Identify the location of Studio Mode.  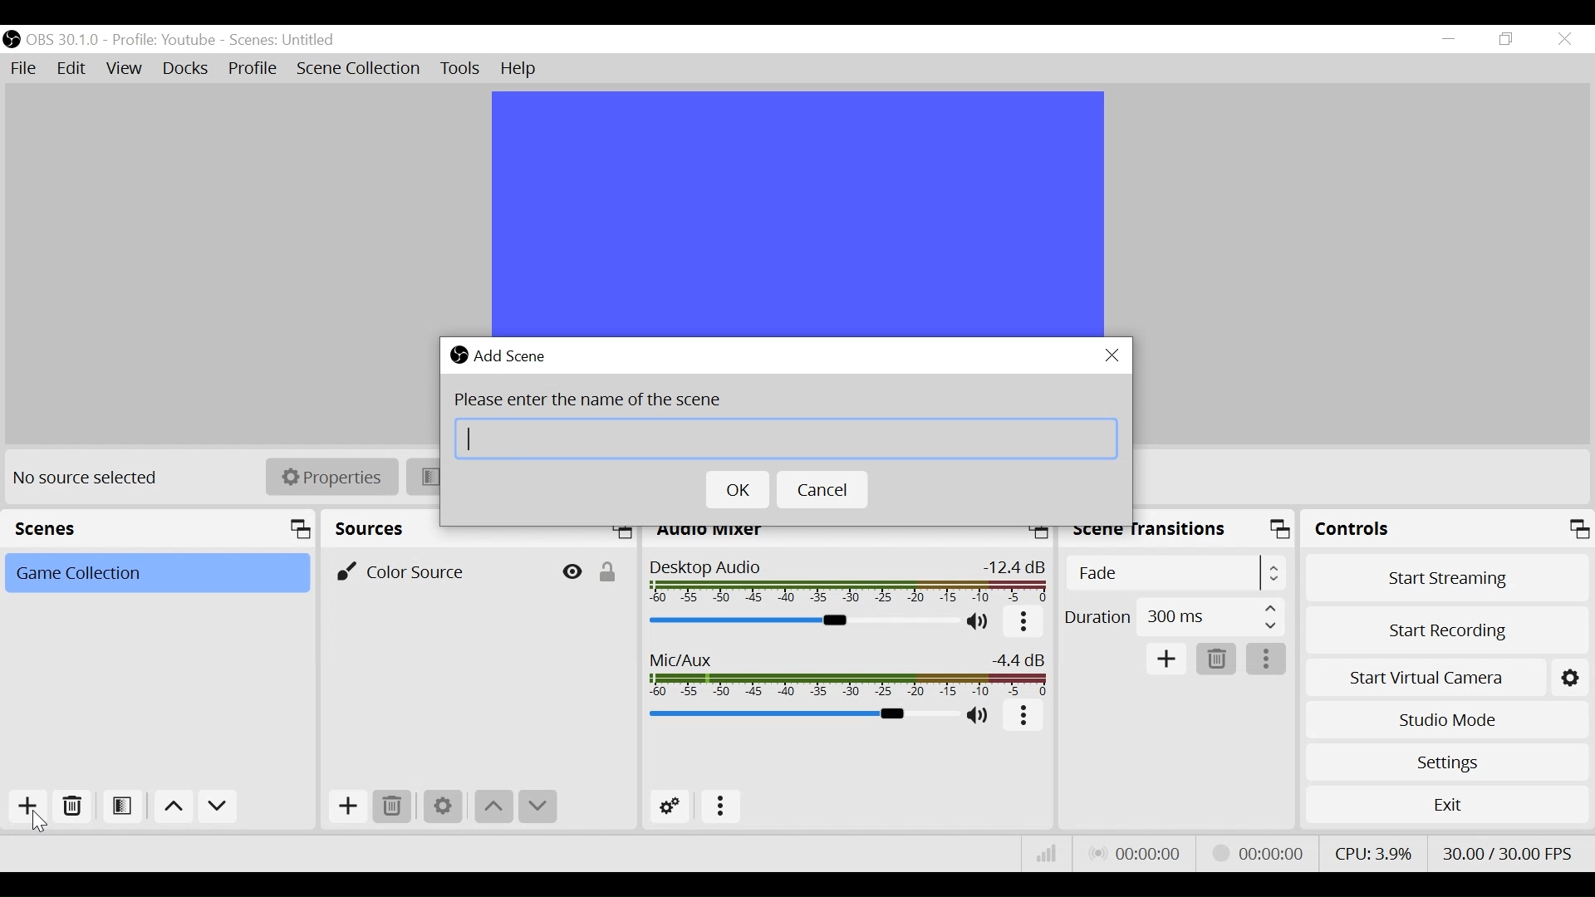
(1447, 719).